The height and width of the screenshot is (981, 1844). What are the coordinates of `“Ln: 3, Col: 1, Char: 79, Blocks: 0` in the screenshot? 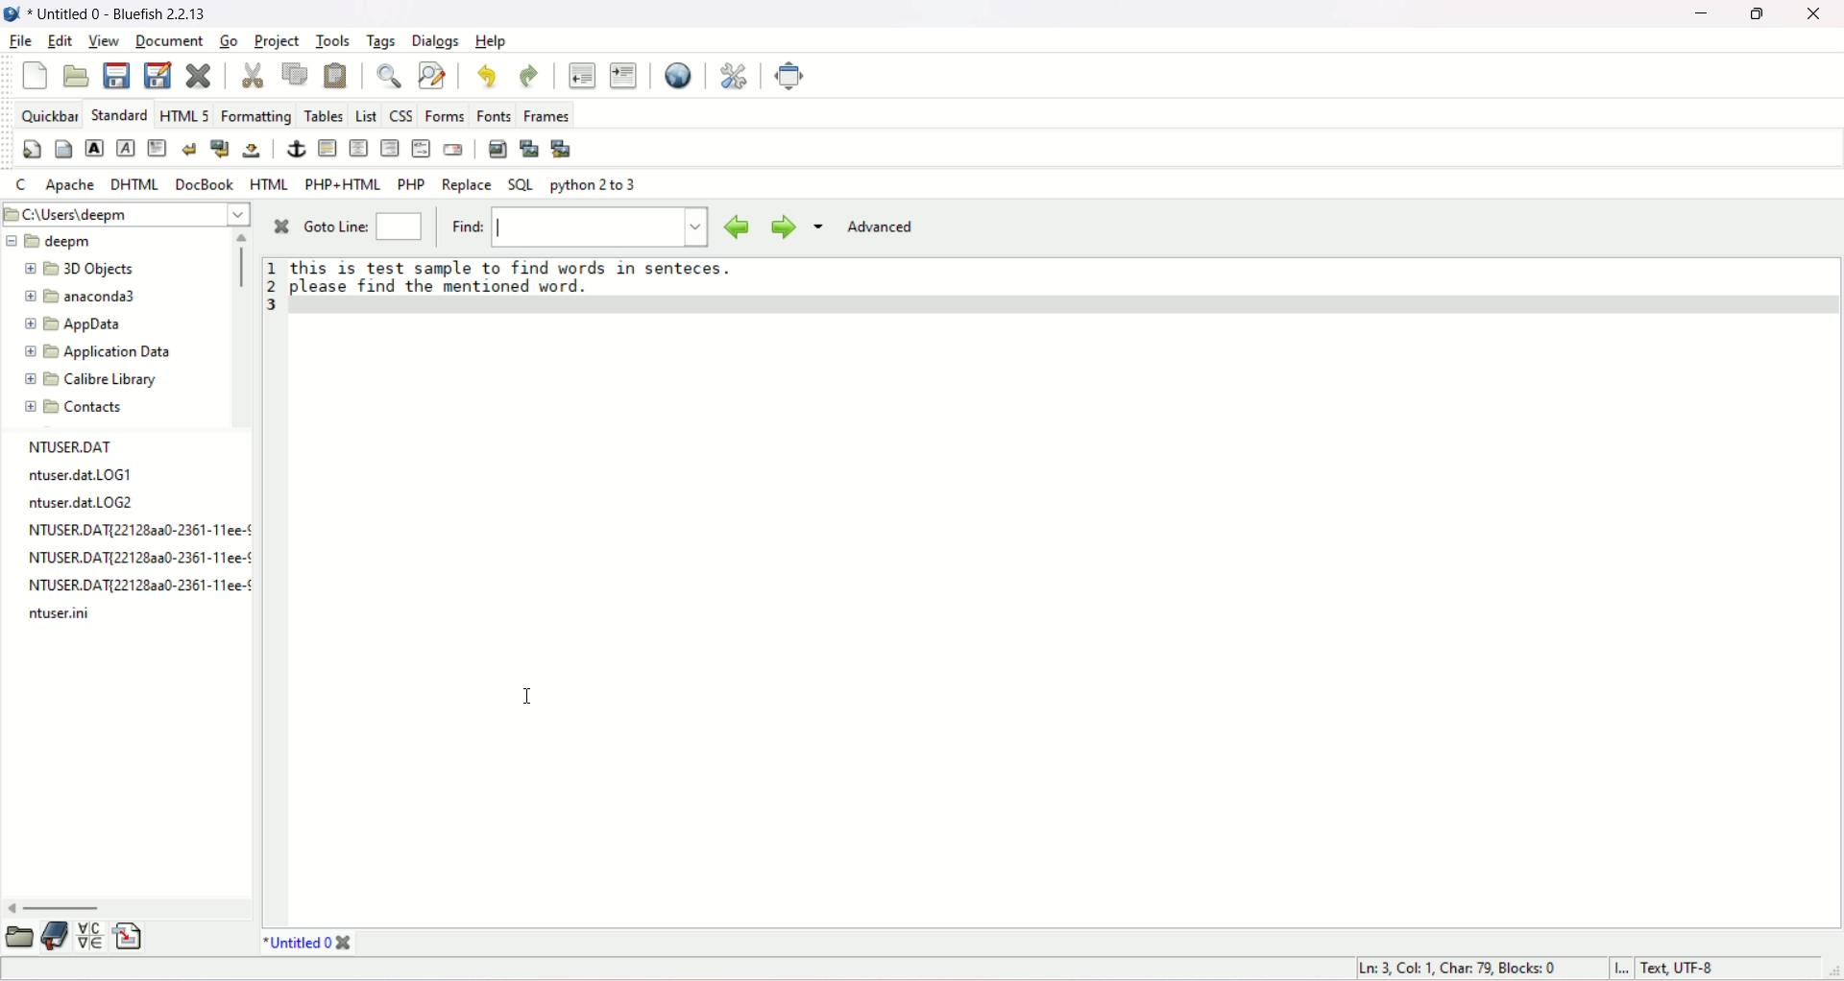 It's located at (1464, 967).